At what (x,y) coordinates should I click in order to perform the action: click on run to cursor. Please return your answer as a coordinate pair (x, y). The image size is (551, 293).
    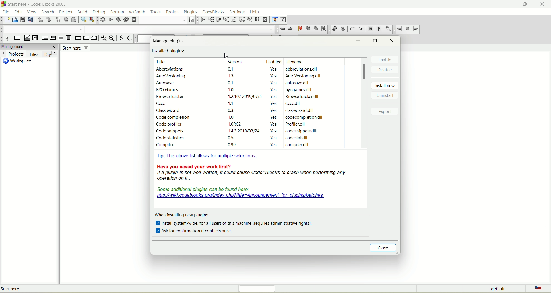
    Looking at the image, I should click on (210, 19).